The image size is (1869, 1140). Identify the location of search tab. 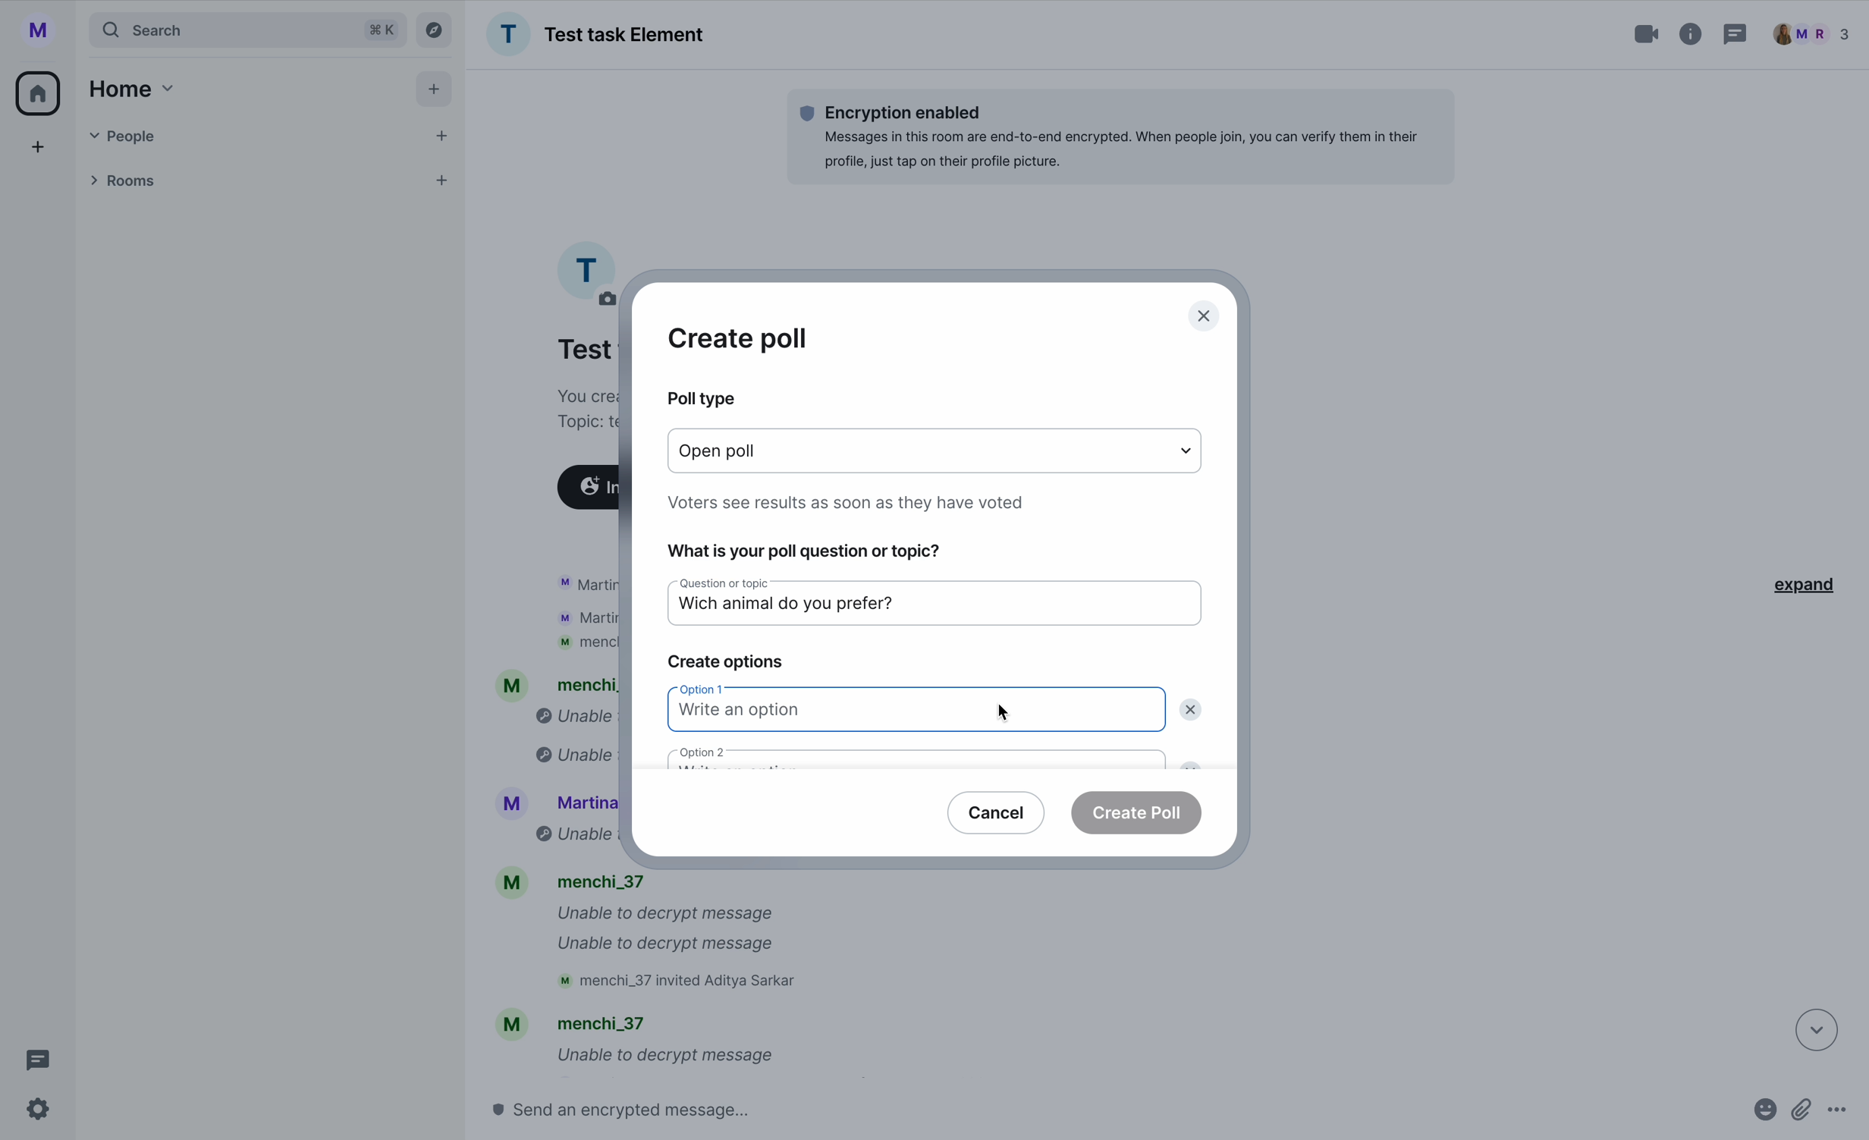
(247, 30).